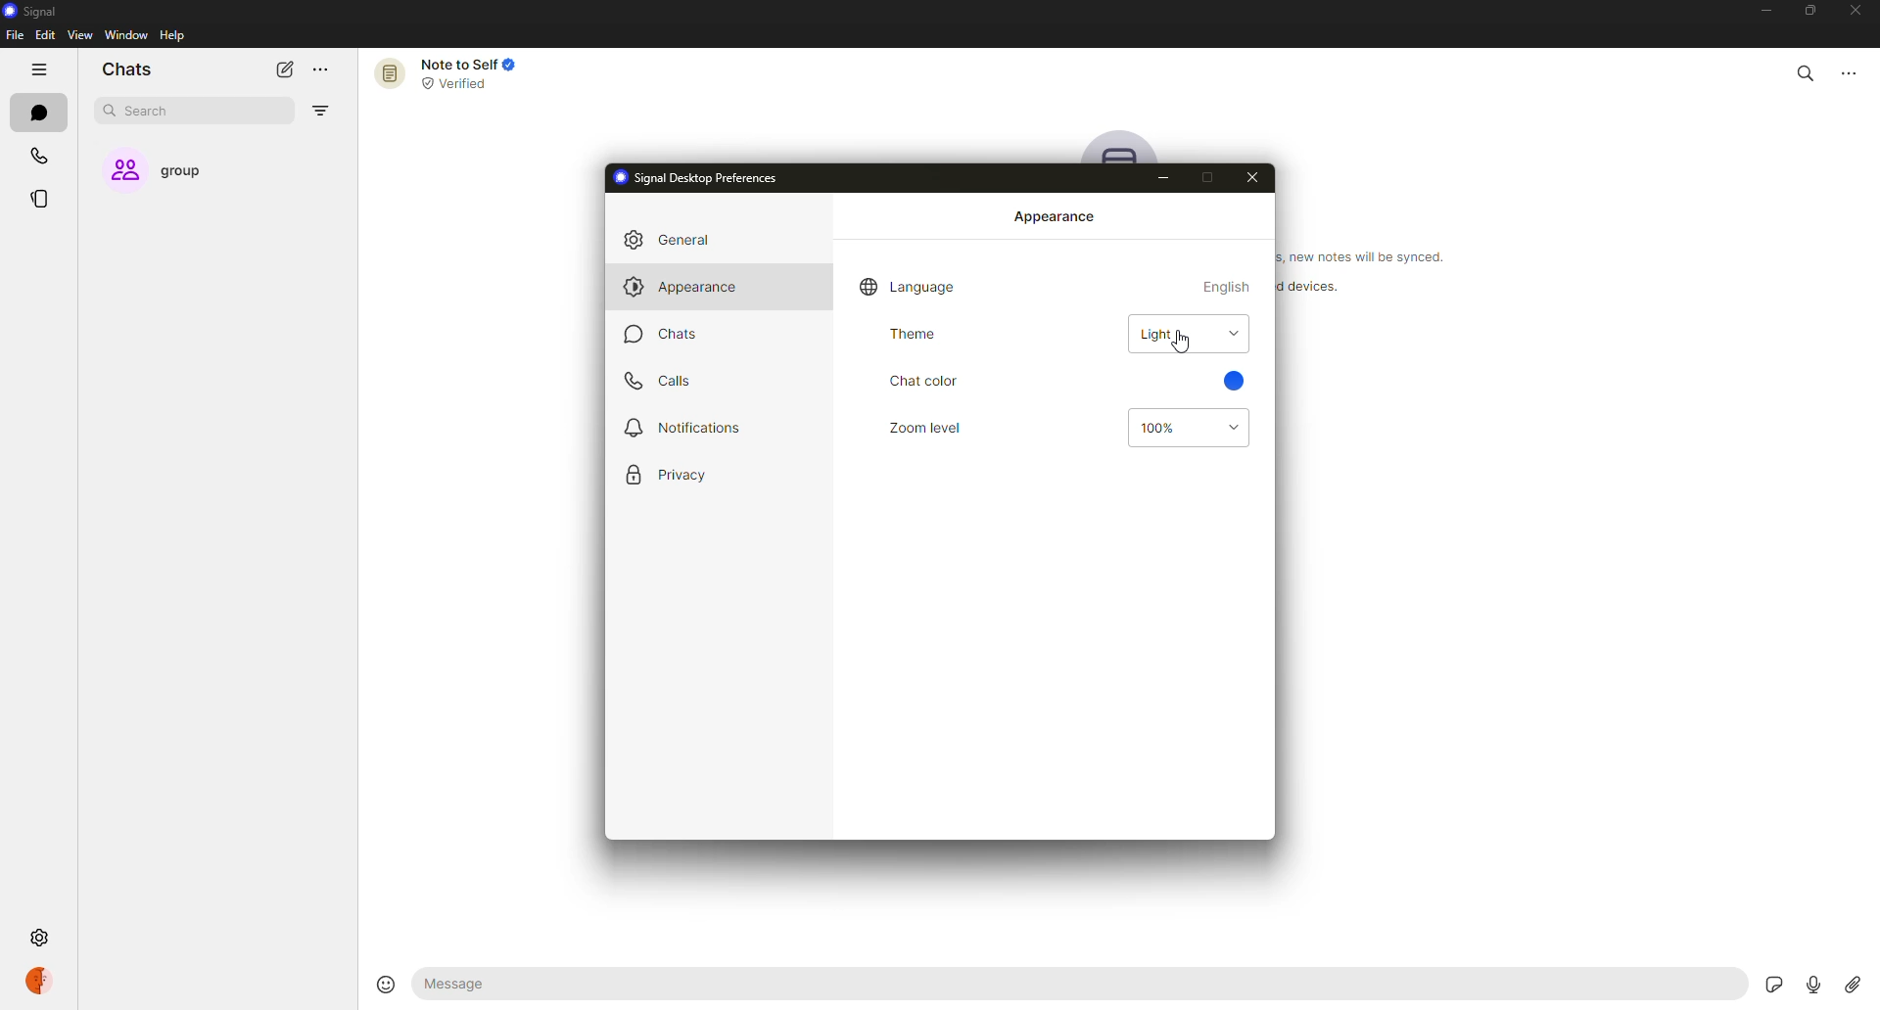 The image size is (1880, 1010). Describe the element at coordinates (1851, 984) in the screenshot. I see `attach` at that location.